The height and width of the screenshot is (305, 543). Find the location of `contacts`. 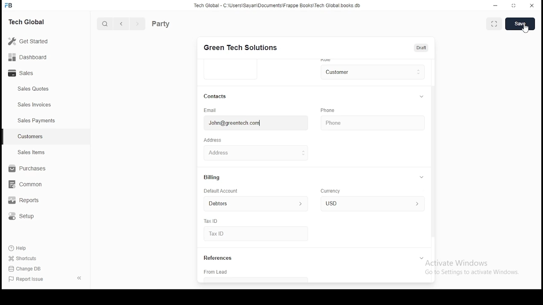

contacts is located at coordinates (216, 96).